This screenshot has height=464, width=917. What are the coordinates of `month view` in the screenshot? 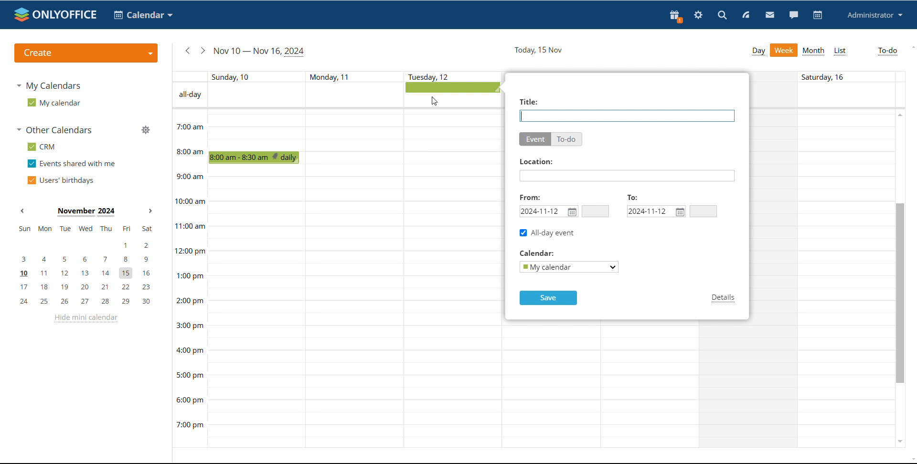 It's located at (814, 52).